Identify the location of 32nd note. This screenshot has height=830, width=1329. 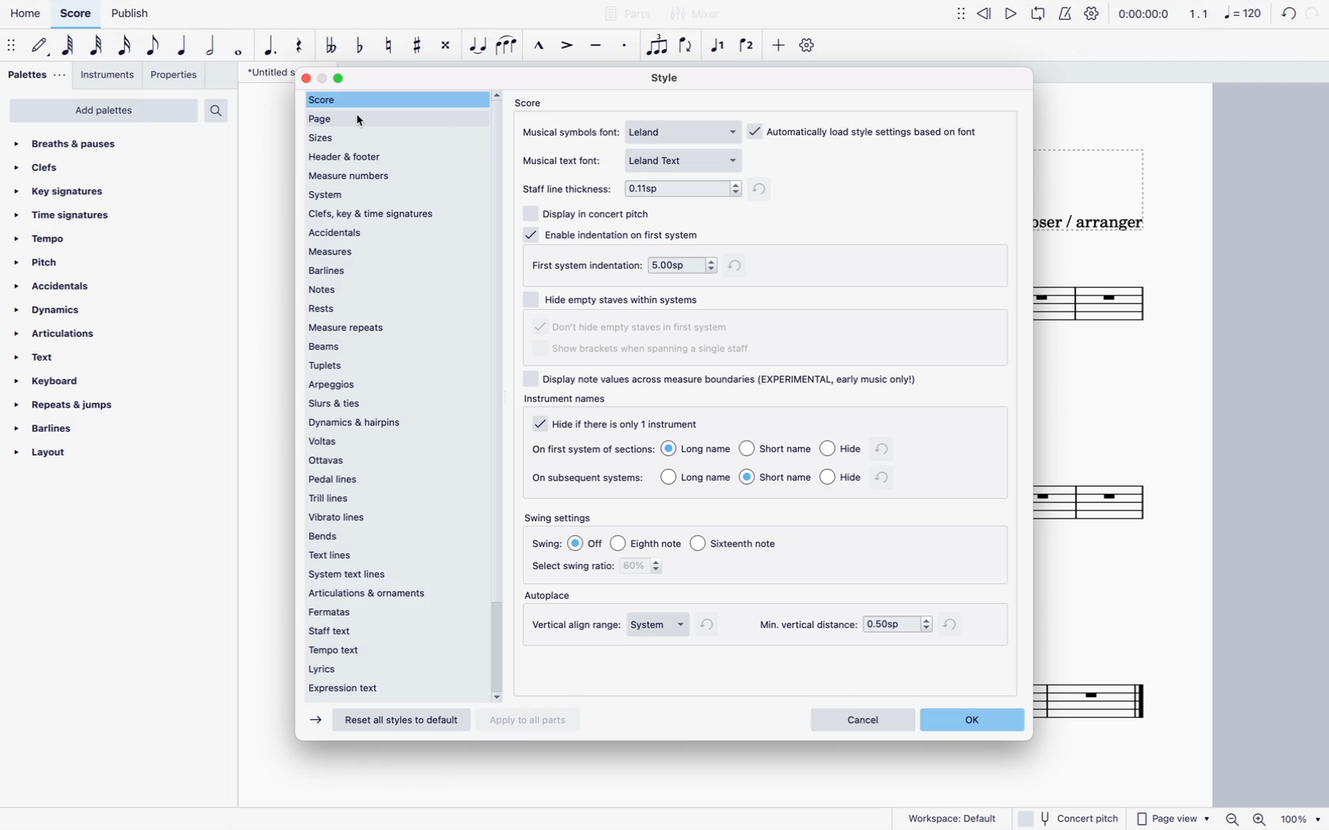
(96, 47).